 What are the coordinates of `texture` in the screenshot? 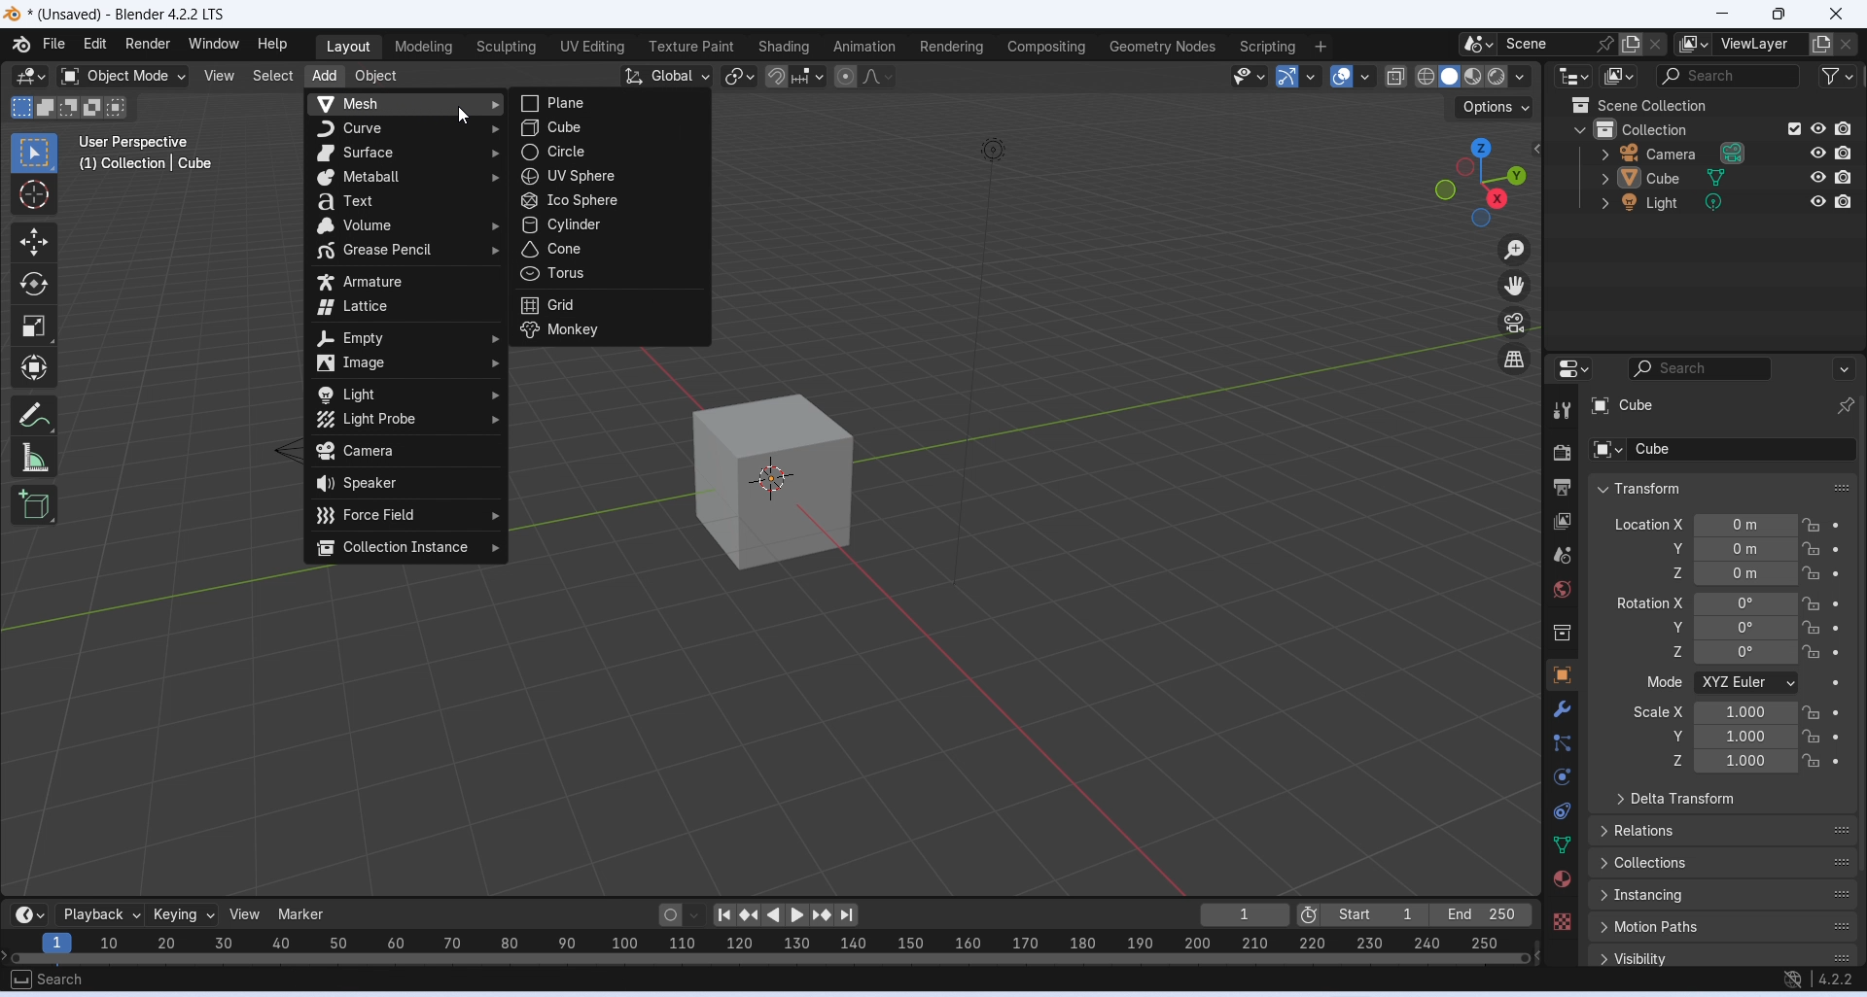 It's located at (1562, 920).